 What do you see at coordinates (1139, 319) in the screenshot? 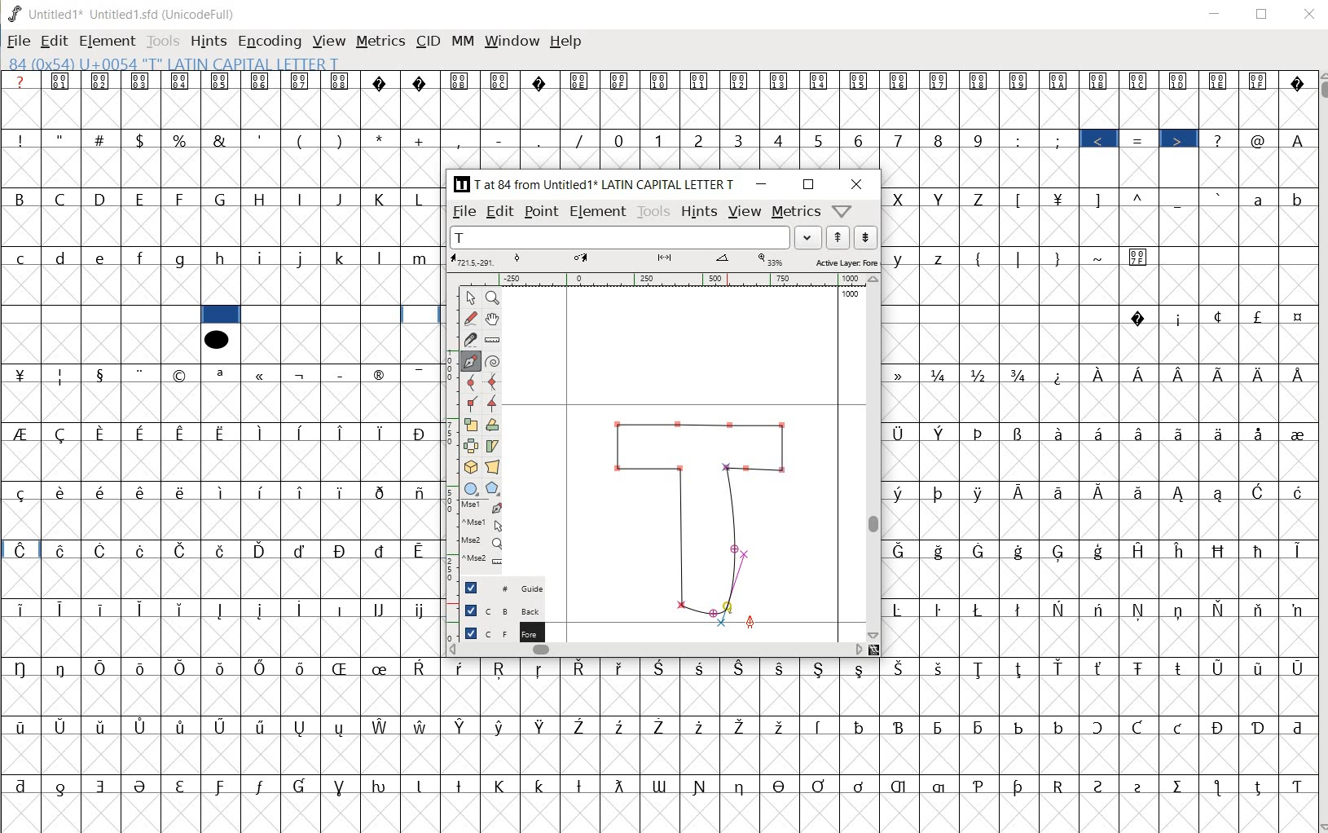
I see `Symbol` at bounding box center [1139, 319].